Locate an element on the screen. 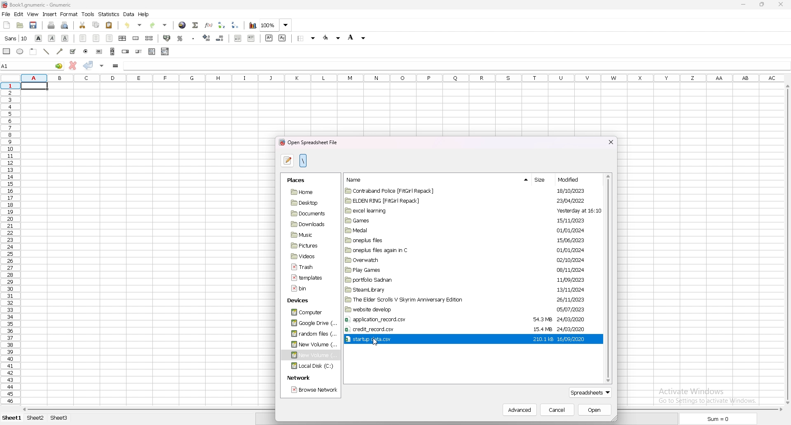 The width and height of the screenshot is (791, 425). folder is located at coordinates (430, 261).